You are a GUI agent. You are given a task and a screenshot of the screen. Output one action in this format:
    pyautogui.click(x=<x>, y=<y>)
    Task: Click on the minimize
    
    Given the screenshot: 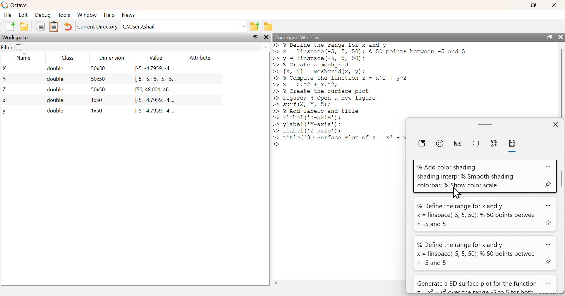 What is the action you would take?
    pyautogui.click(x=513, y=5)
    